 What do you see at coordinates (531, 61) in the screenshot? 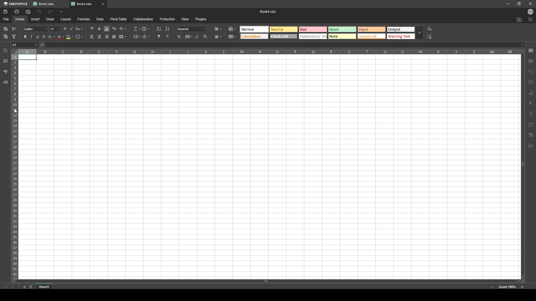
I see `table` at bounding box center [531, 61].